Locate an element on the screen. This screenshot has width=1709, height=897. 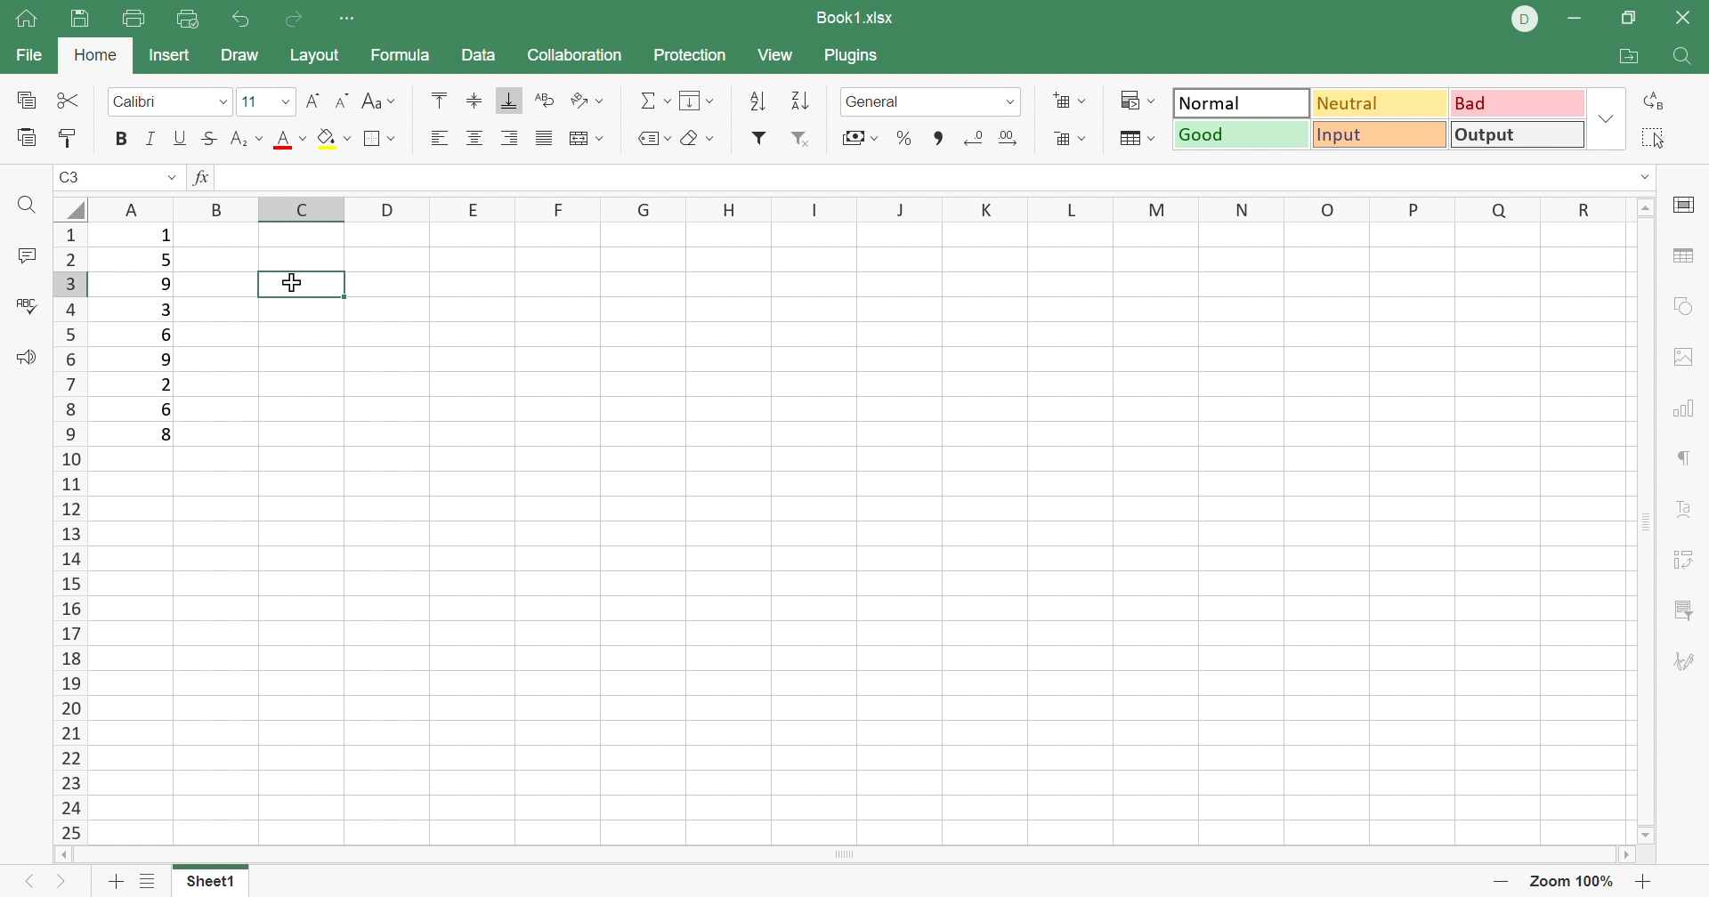
Currency style is located at coordinates (859, 139).